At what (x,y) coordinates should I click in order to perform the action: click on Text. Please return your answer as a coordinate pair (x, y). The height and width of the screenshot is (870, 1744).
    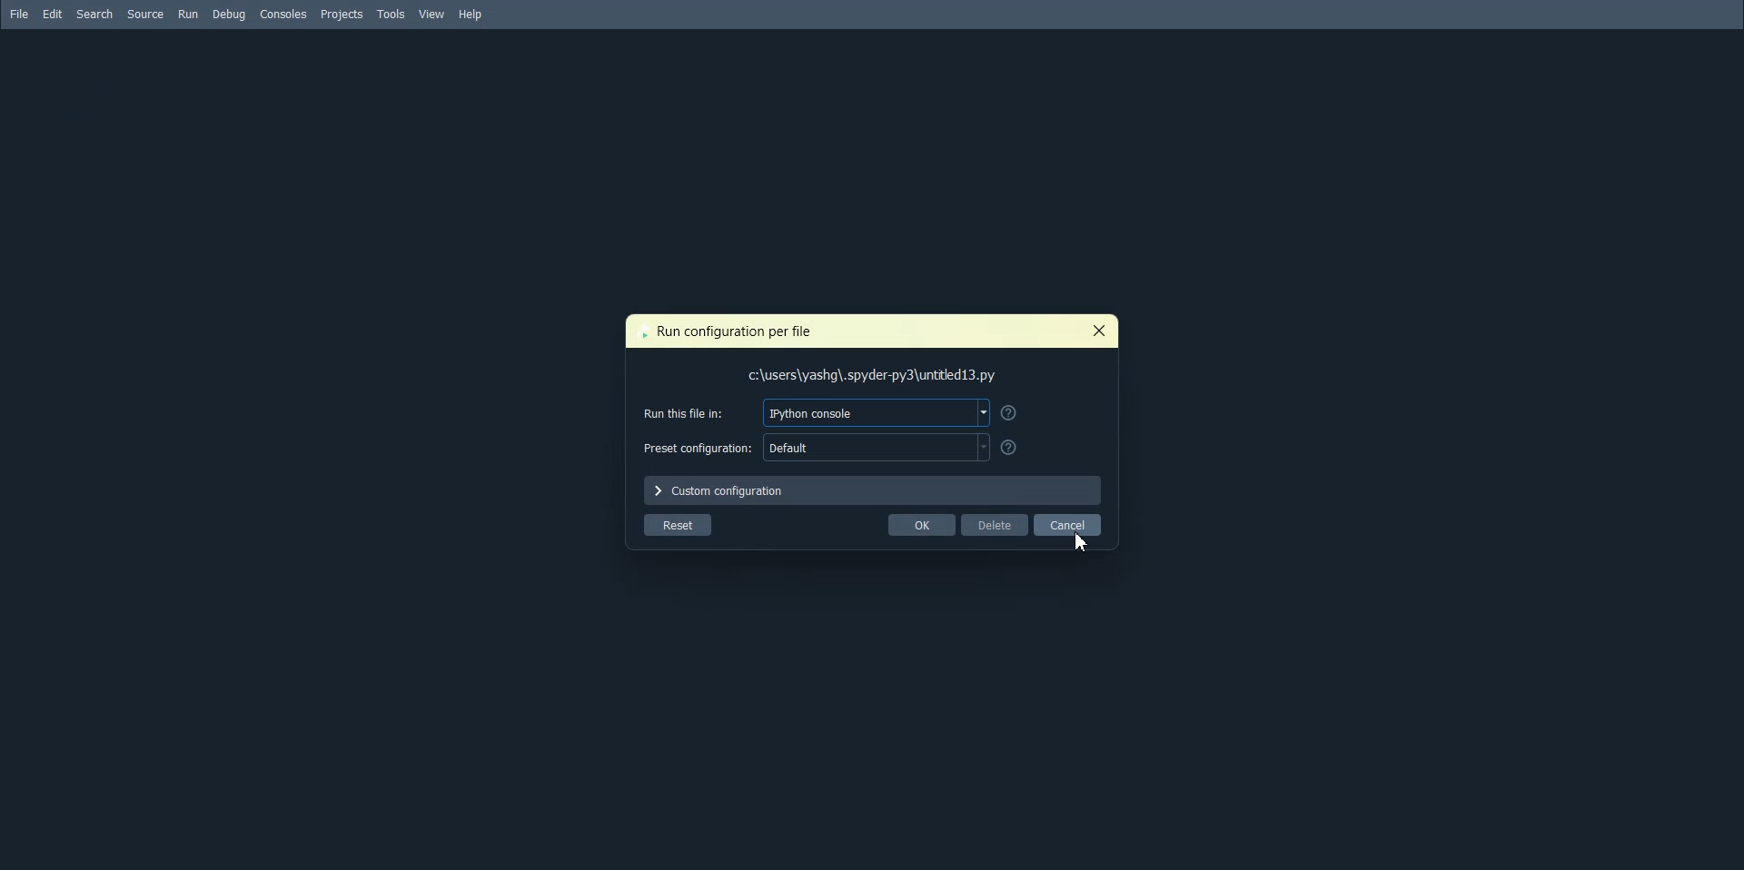
    Looking at the image, I should click on (733, 331).